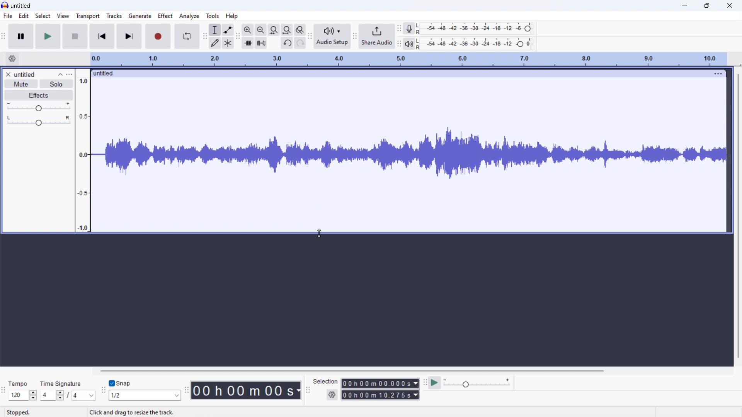 The height and width of the screenshot is (417, 742). Describe the element at coordinates (67, 396) in the screenshot. I see `set time signature` at that location.